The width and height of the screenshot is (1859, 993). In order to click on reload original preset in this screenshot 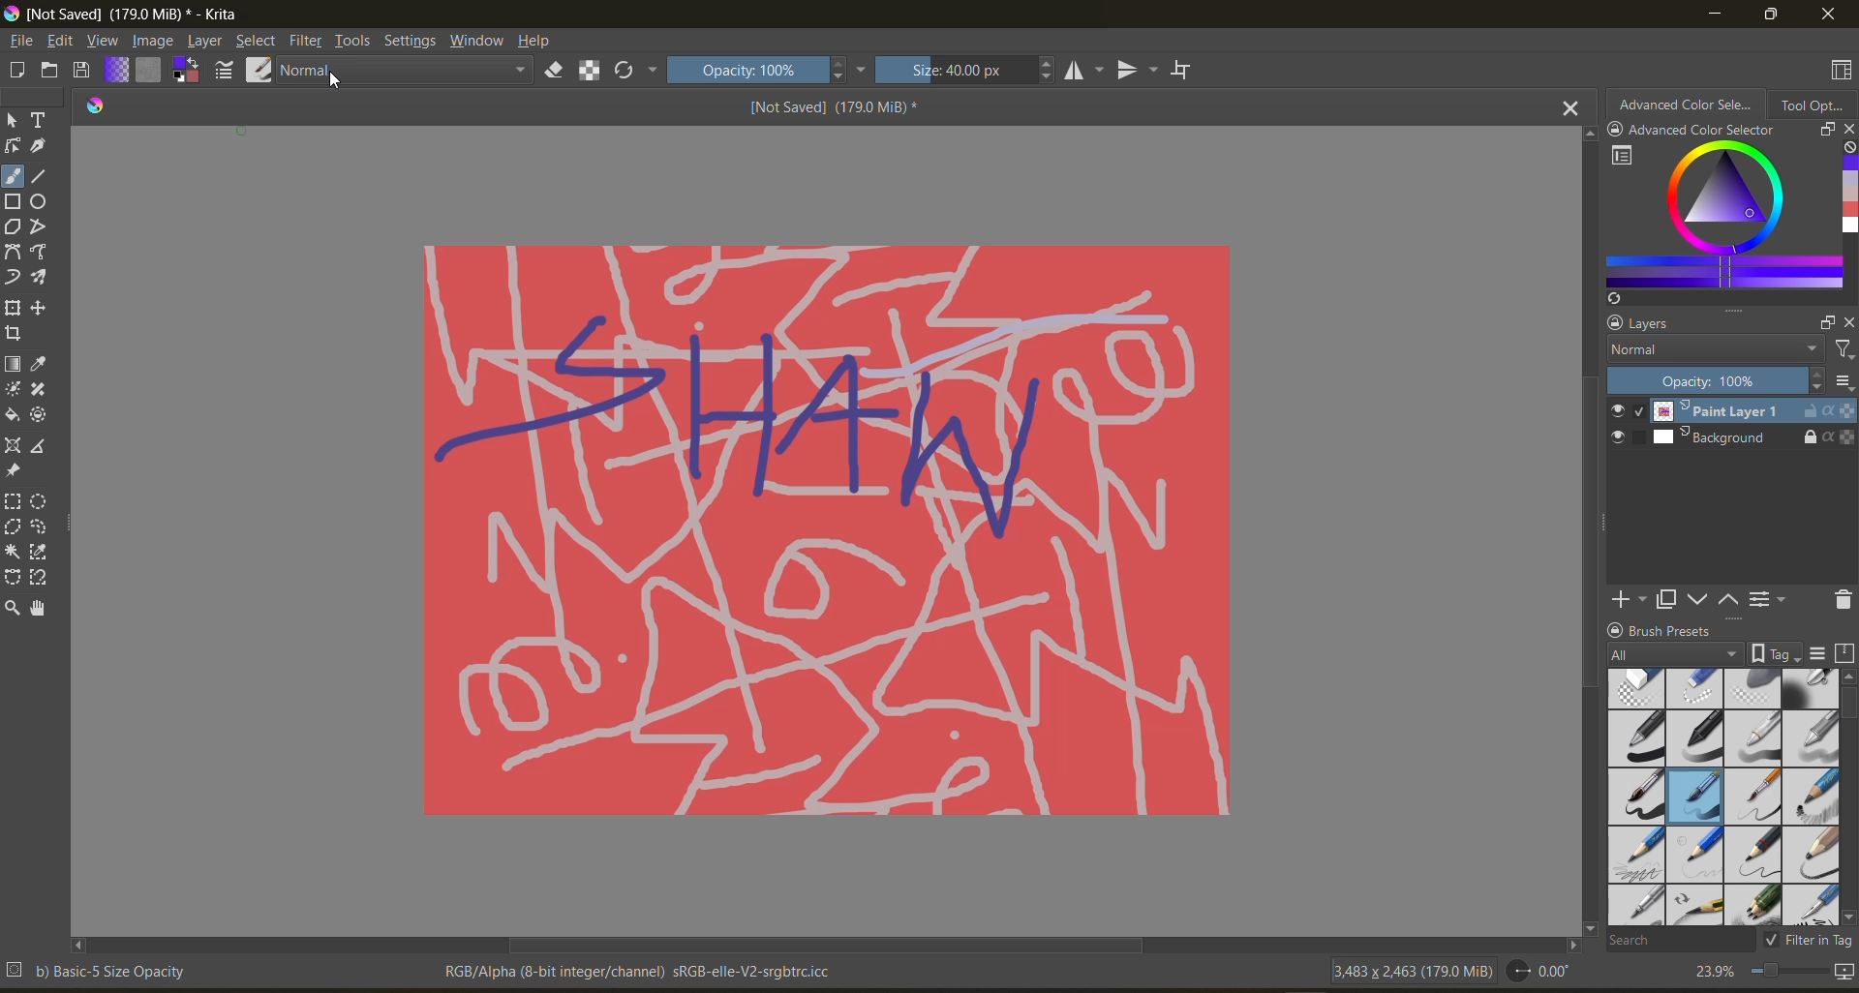, I will do `click(636, 74)`.